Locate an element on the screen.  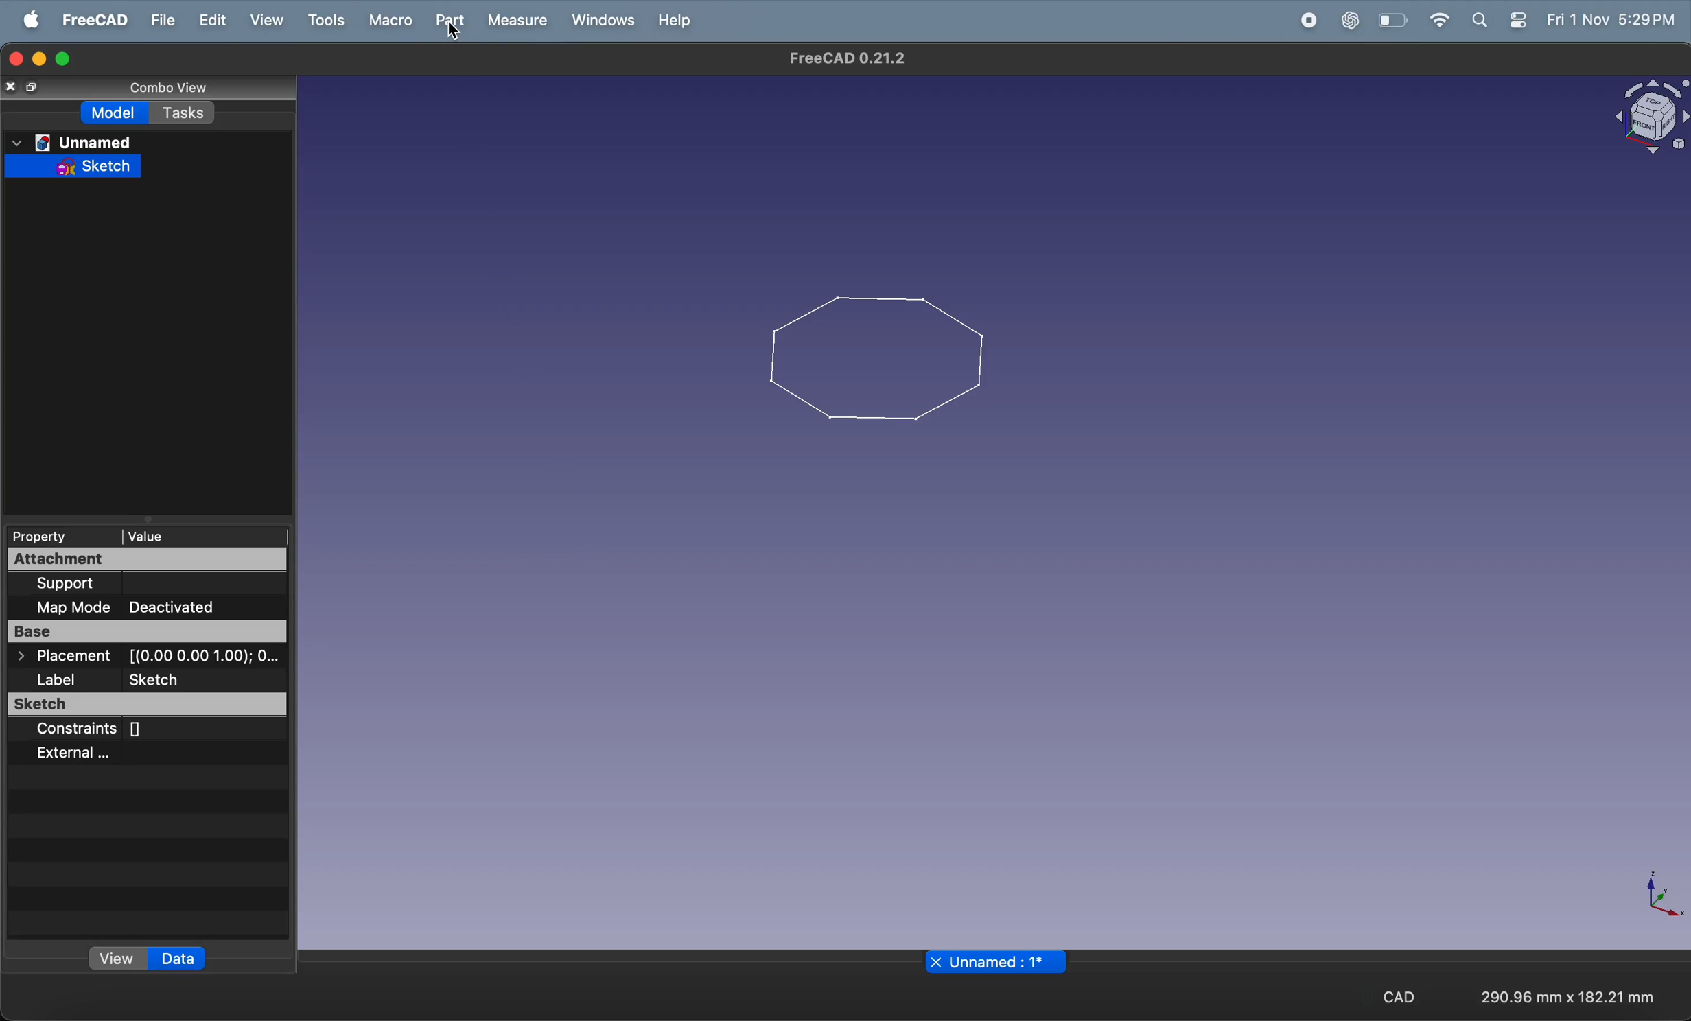
freecad title is located at coordinates (843, 59).